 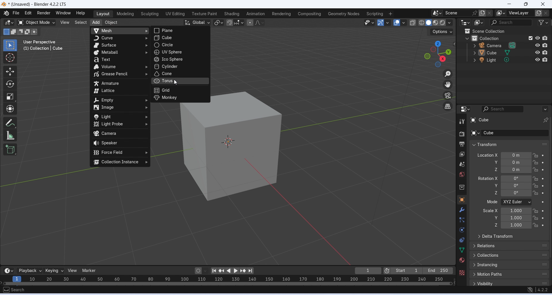 I want to click on Constraints, so click(x=462, y=240).